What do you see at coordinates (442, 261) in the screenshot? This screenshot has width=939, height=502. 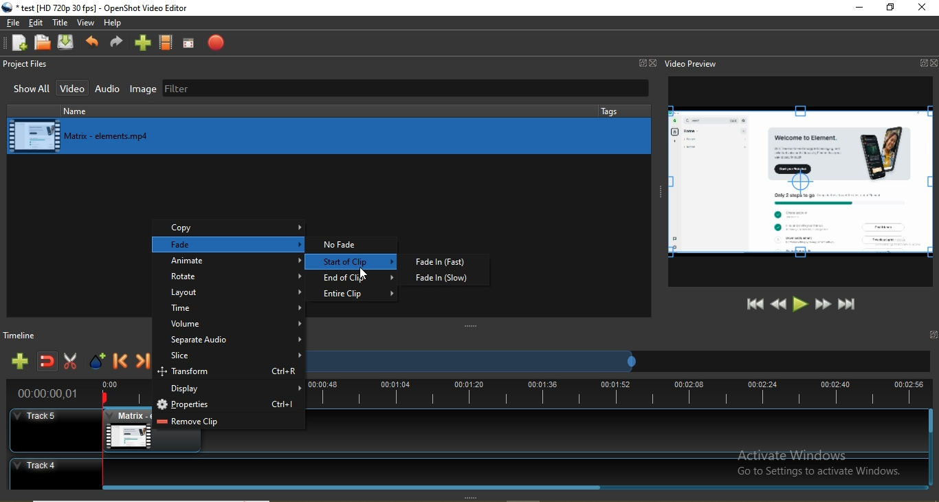 I see `fade in (fast)` at bounding box center [442, 261].